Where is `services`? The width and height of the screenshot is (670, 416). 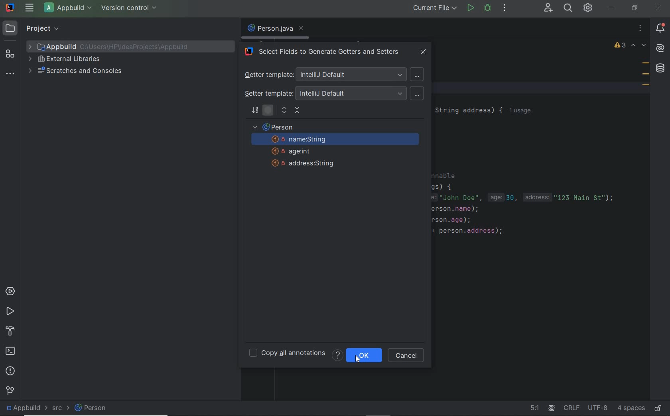 services is located at coordinates (10, 291).